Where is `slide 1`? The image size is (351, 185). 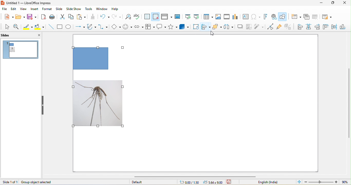
slide 1 is located at coordinates (21, 50).